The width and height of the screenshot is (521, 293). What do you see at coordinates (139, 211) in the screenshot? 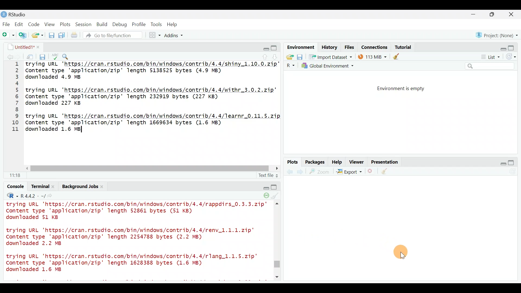
I see `trying URL 'https://cran.rstudio.com/bin/windows/contrib/4.4/rappdirs_0.3.3.zip"
Content type 'application/zip' length 52861 bytes (51 KB)
downloaded 51 KB` at bounding box center [139, 211].